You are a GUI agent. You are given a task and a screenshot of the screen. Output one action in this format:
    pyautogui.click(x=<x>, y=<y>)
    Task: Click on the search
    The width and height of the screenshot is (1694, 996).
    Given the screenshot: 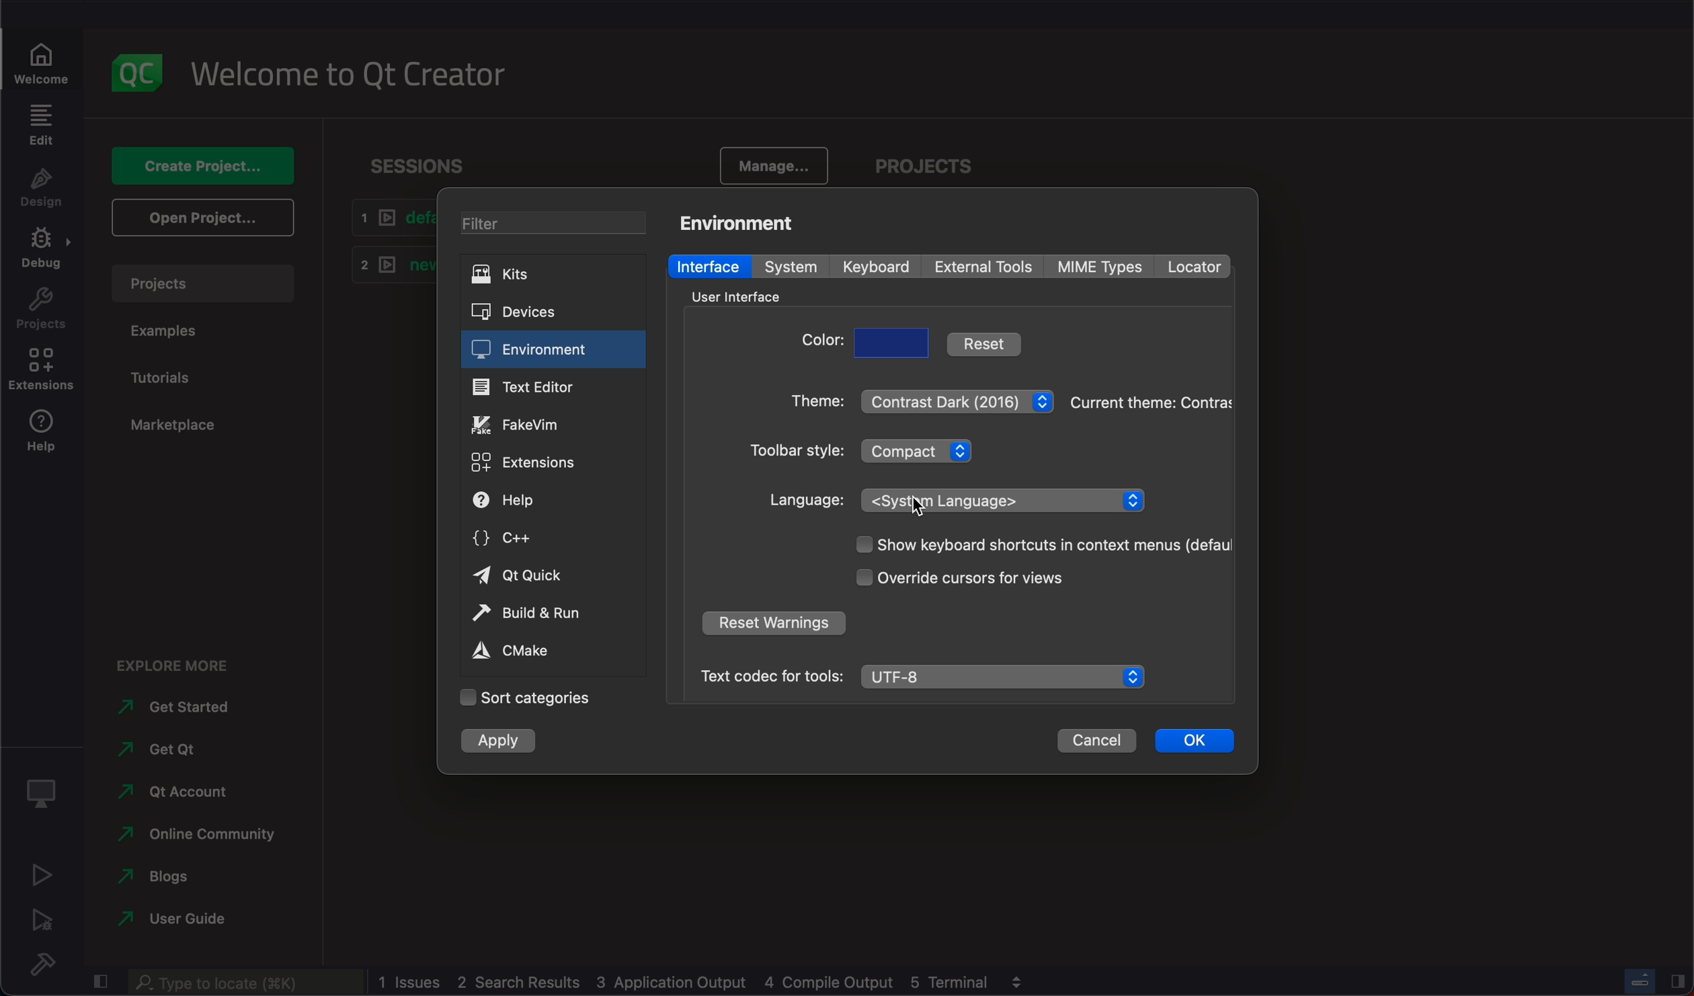 What is the action you would take?
    pyautogui.click(x=249, y=983)
    